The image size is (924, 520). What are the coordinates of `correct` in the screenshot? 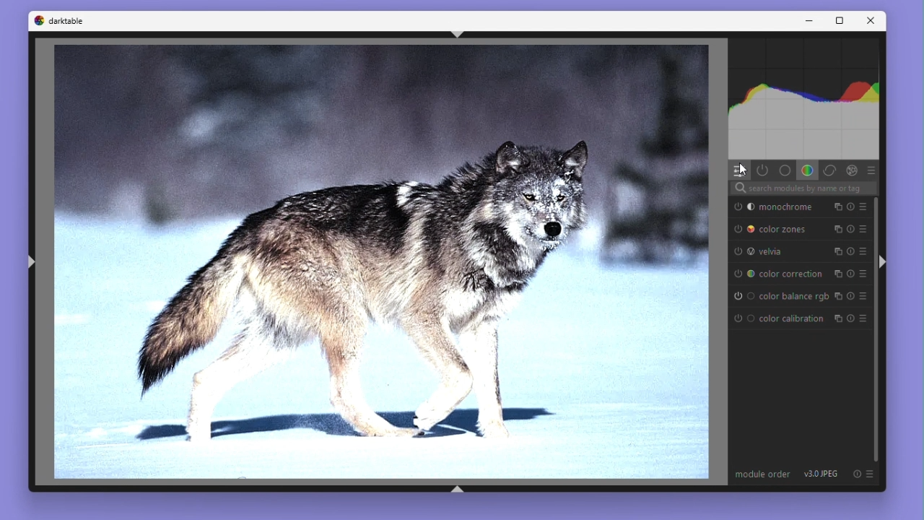 It's located at (829, 170).